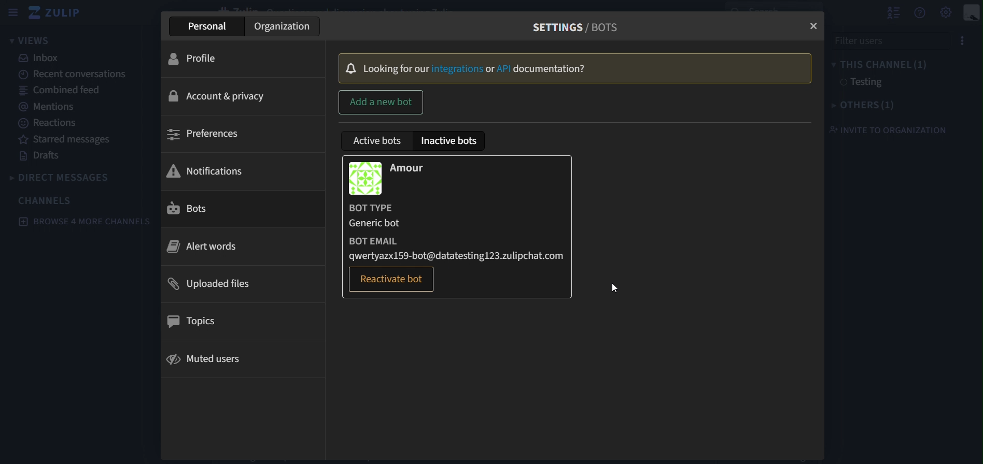 The image size is (983, 464). I want to click on or, so click(490, 69).